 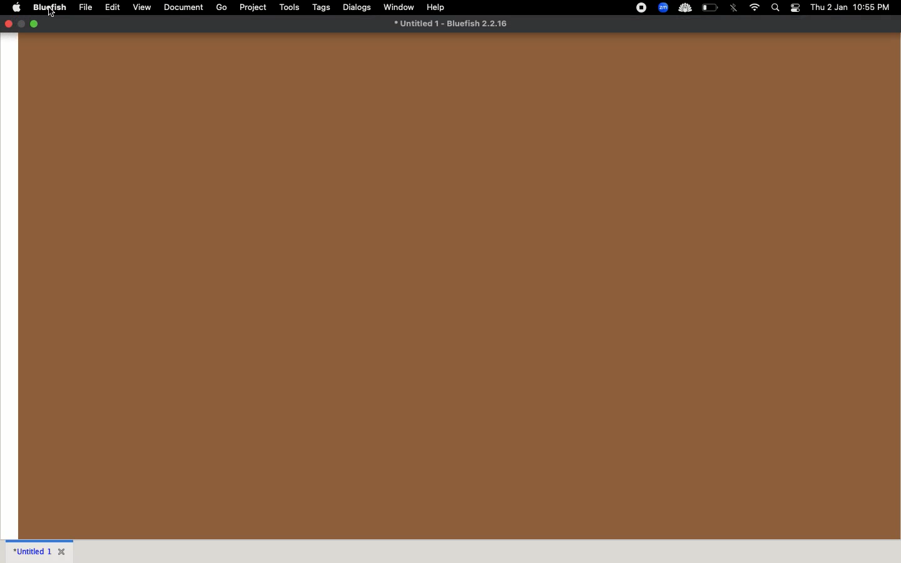 What do you see at coordinates (221, 8) in the screenshot?
I see `go` at bounding box center [221, 8].